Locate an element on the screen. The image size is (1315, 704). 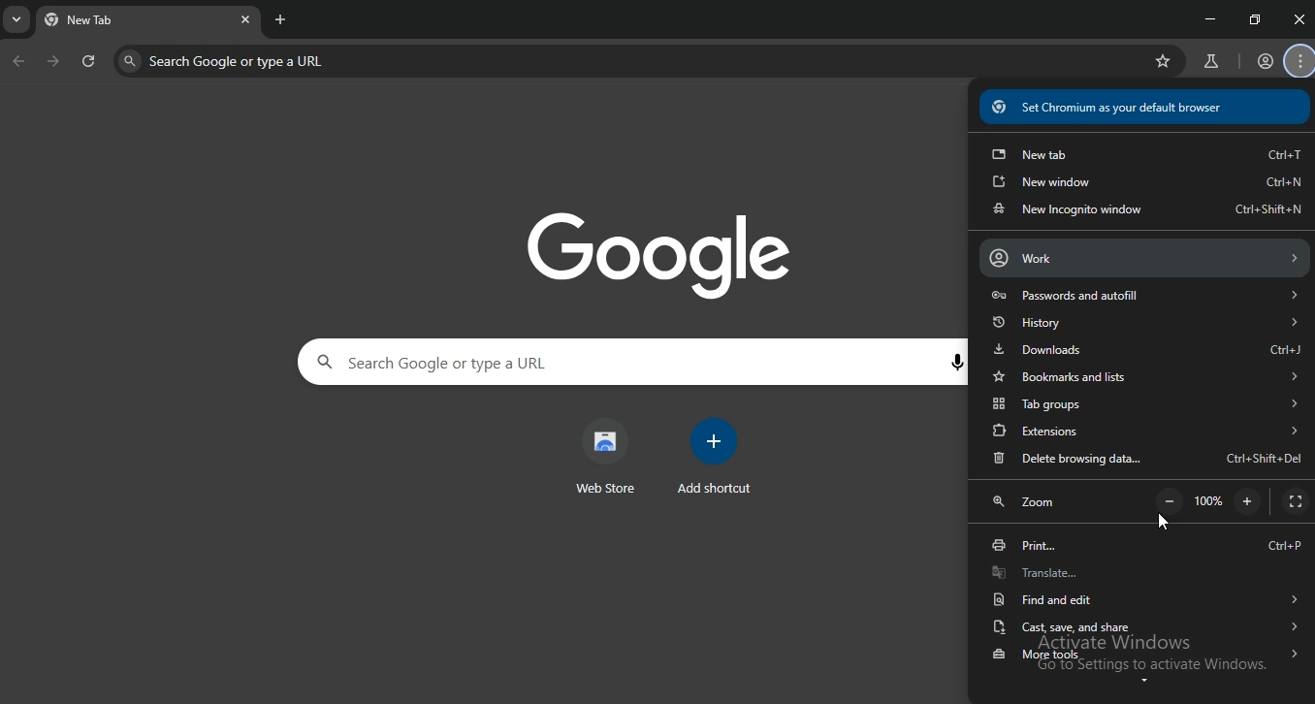
google is located at coordinates (671, 253).